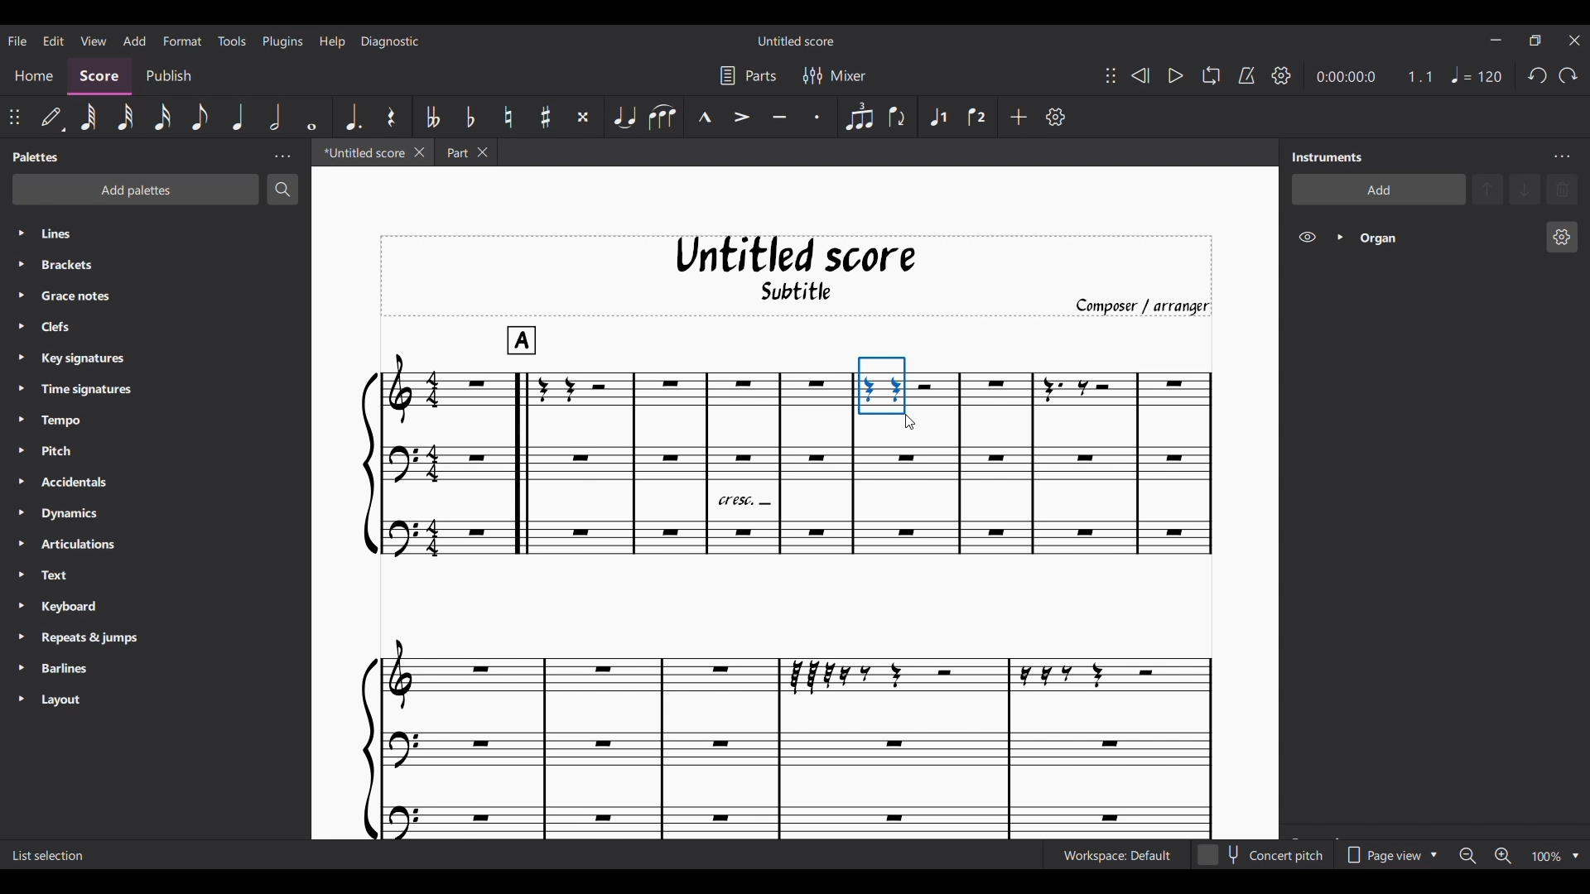 Image resolution: width=1590 pixels, height=894 pixels. Describe the element at coordinates (864, 367) in the screenshot. I see `Cursor` at that location.